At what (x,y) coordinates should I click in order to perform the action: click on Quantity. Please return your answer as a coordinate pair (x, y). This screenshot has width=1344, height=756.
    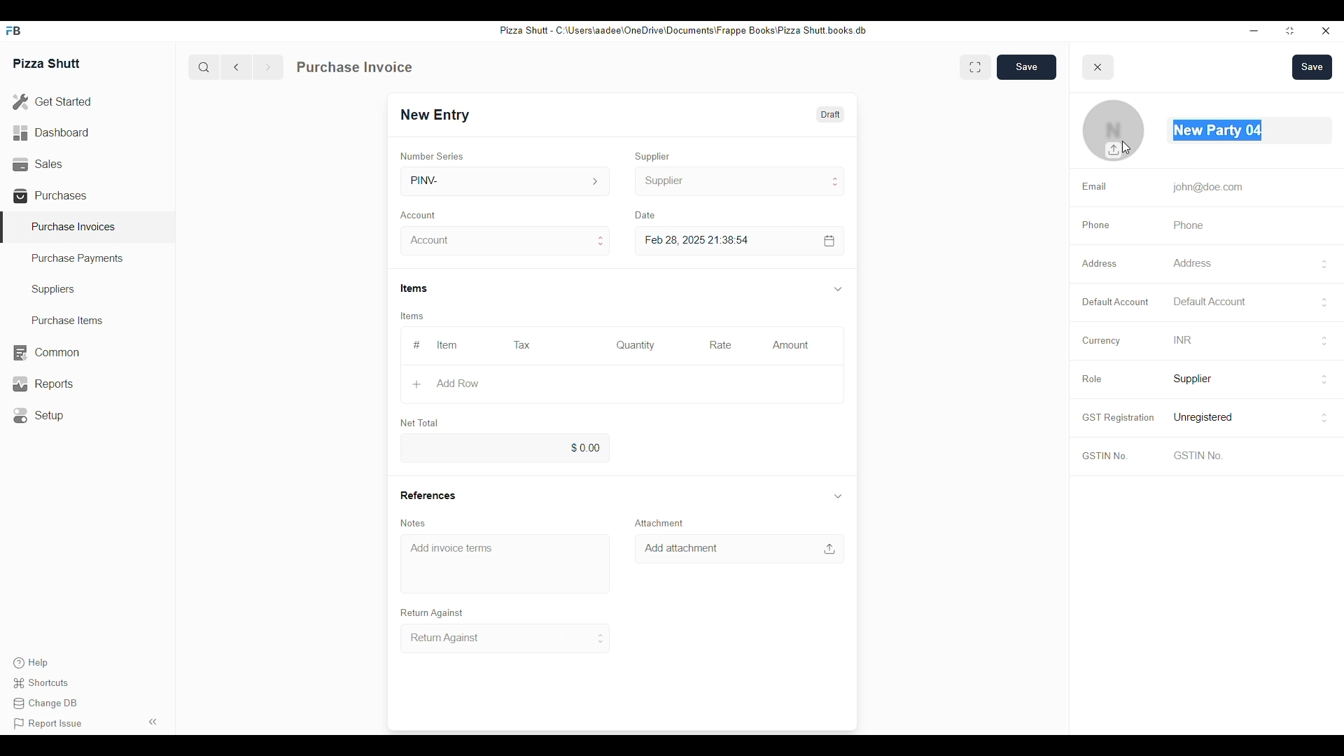
    Looking at the image, I should click on (635, 345).